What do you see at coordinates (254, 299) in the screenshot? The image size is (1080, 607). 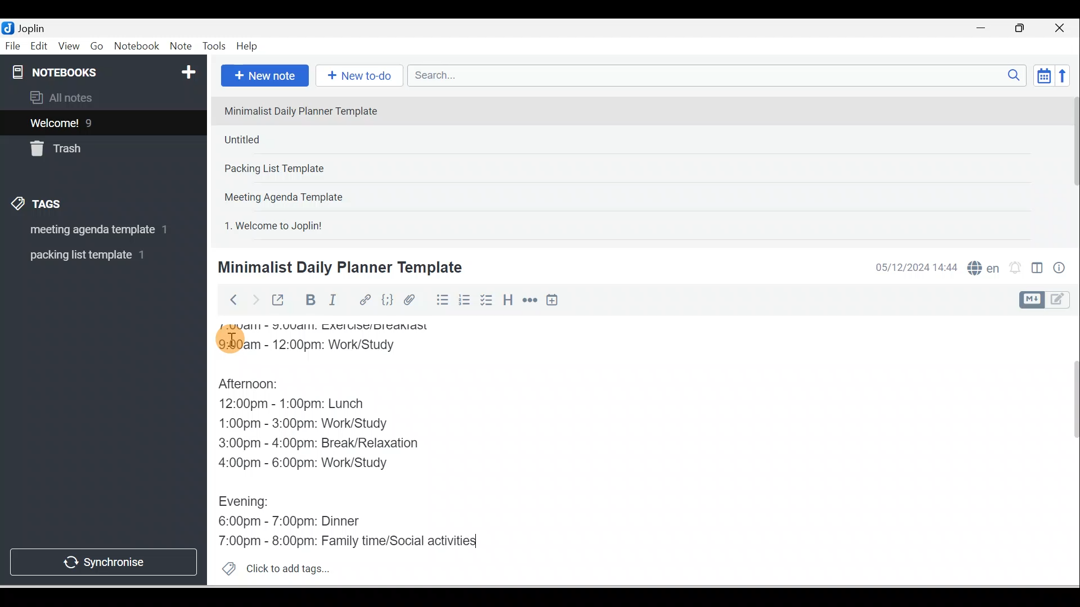 I see `Forward` at bounding box center [254, 299].